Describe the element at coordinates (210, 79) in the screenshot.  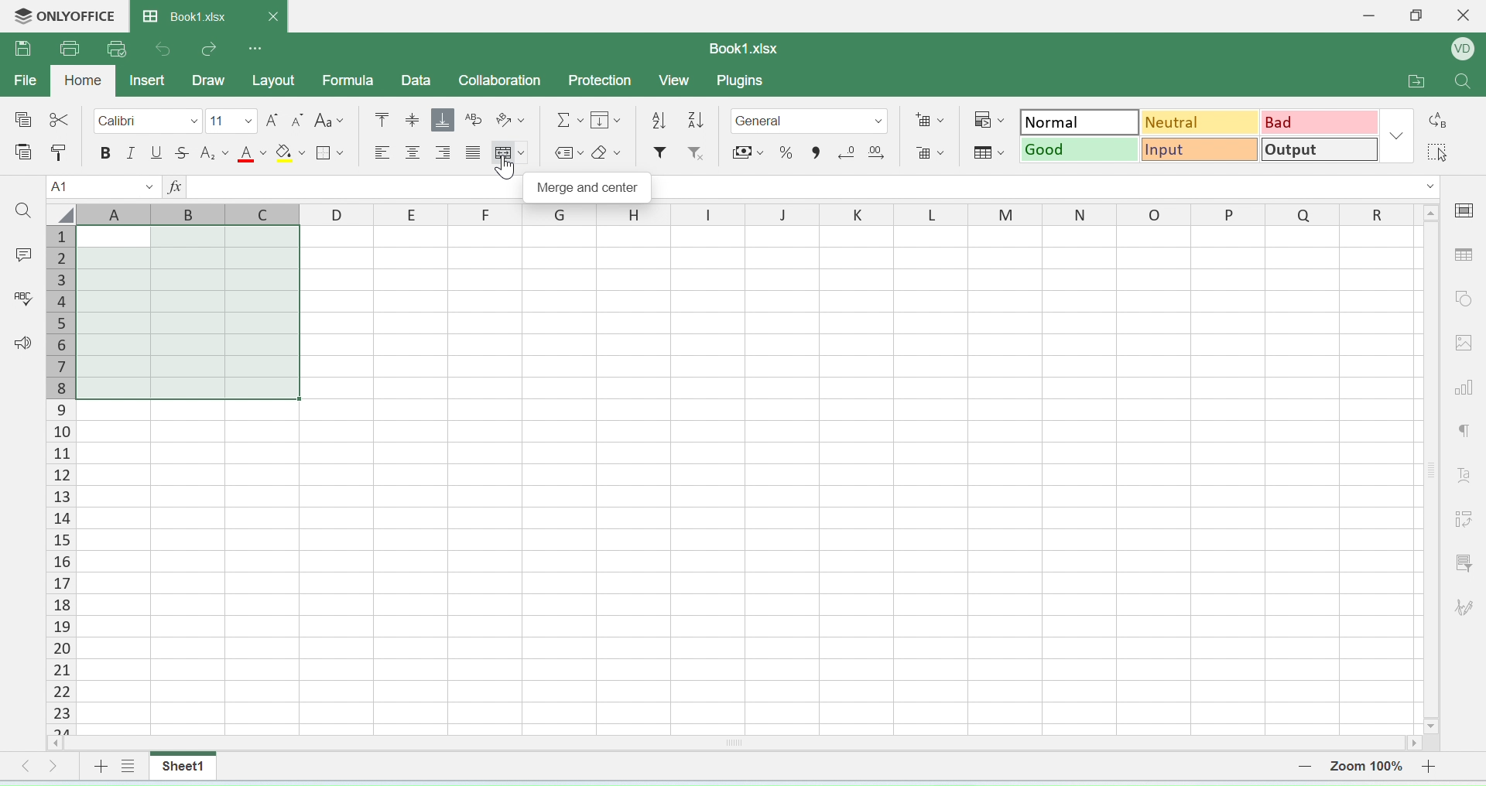
I see `draw` at that location.